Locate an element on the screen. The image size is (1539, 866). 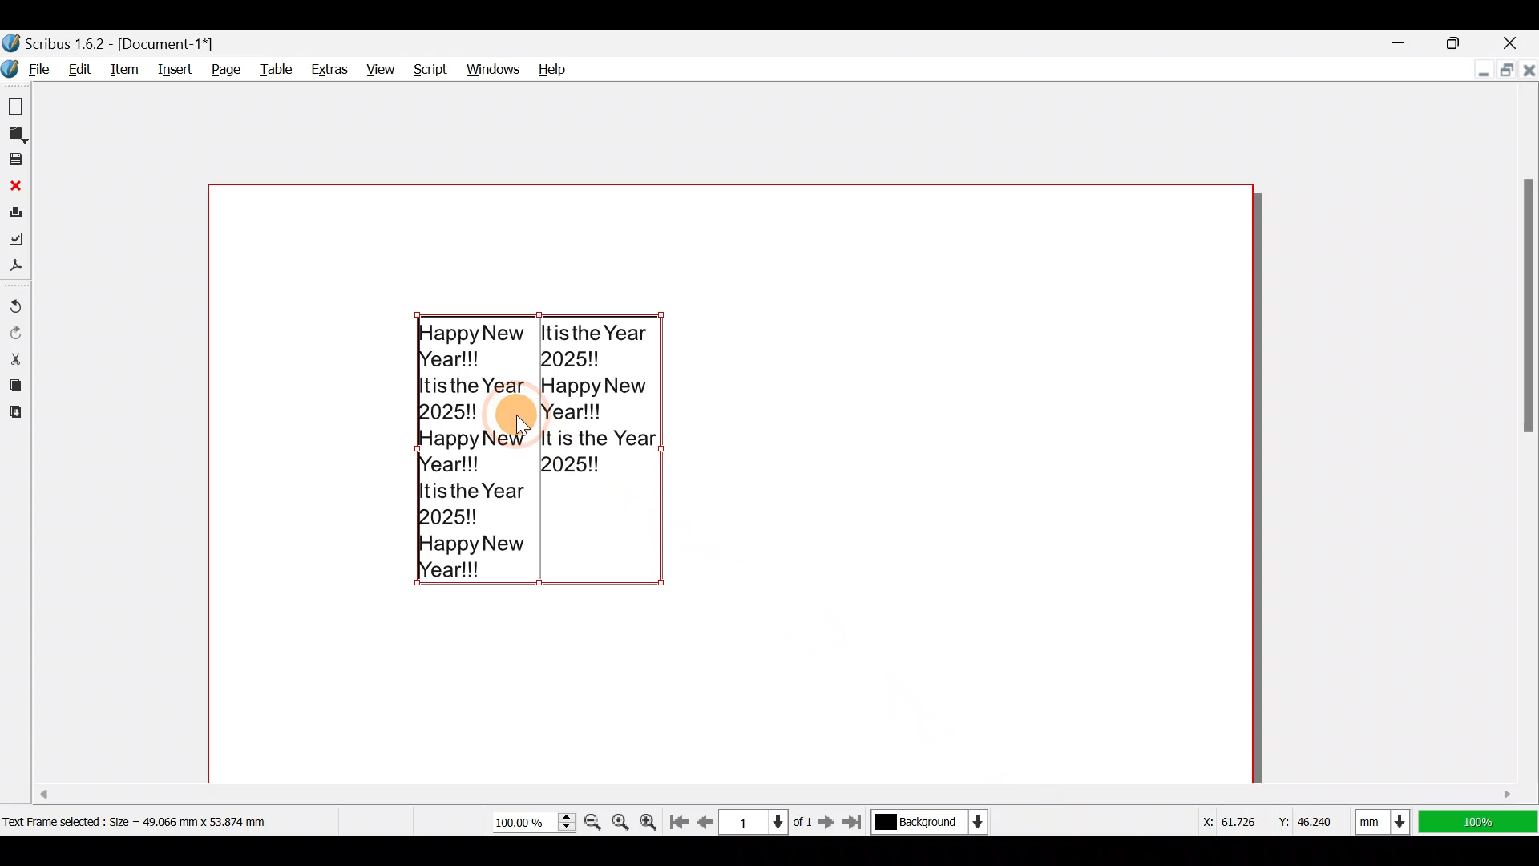
Zoom to 100% is located at coordinates (621, 819).